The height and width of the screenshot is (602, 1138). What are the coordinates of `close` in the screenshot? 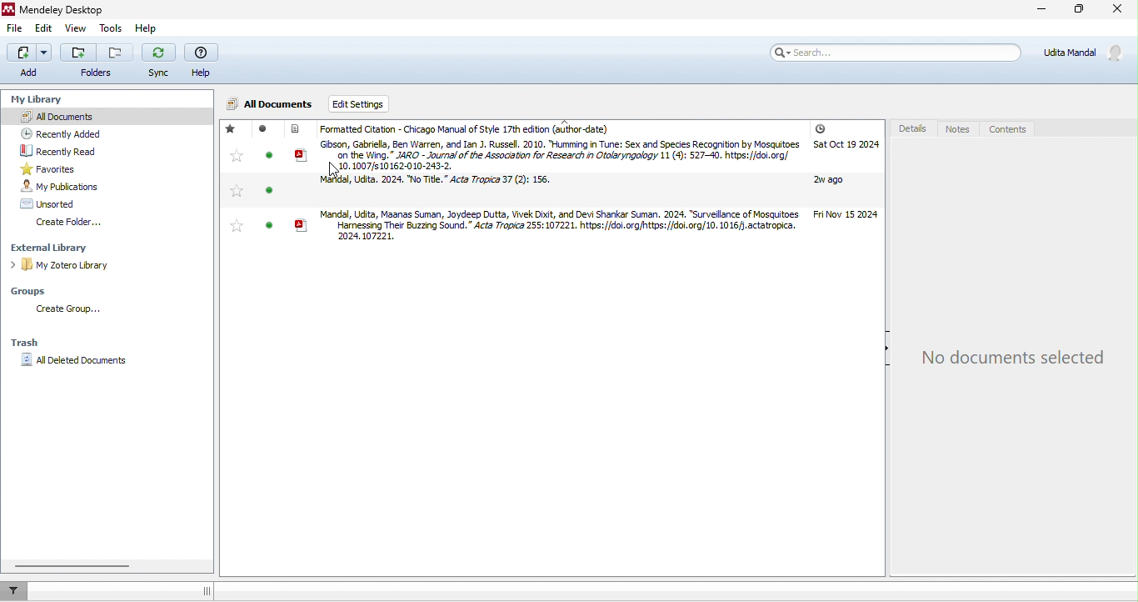 It's located at (1116, 11).